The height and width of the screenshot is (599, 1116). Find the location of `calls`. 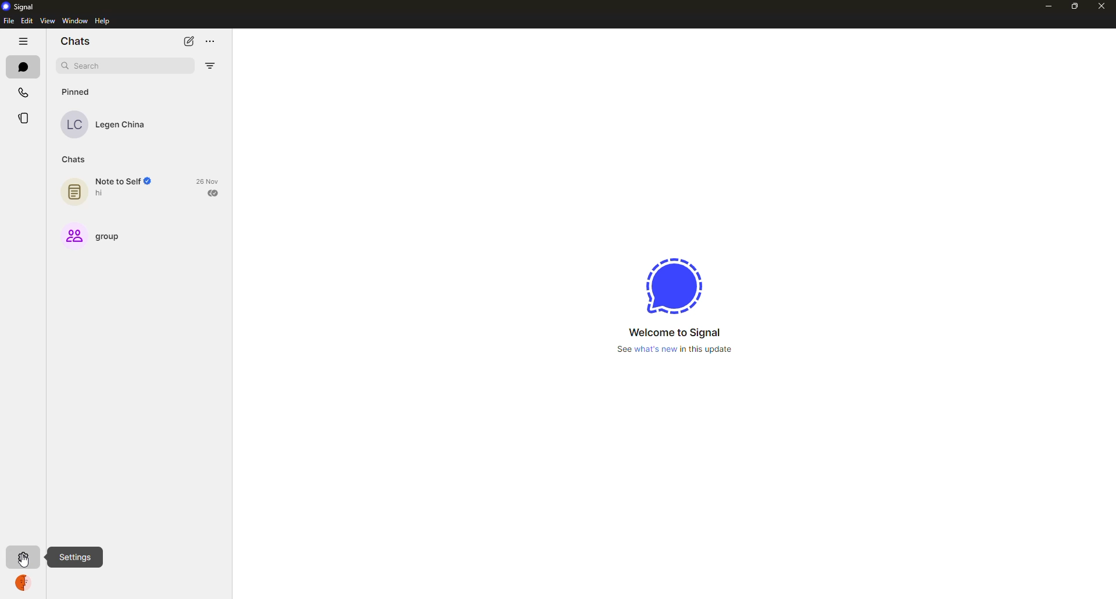

calls is located at coordinates (23, 90).